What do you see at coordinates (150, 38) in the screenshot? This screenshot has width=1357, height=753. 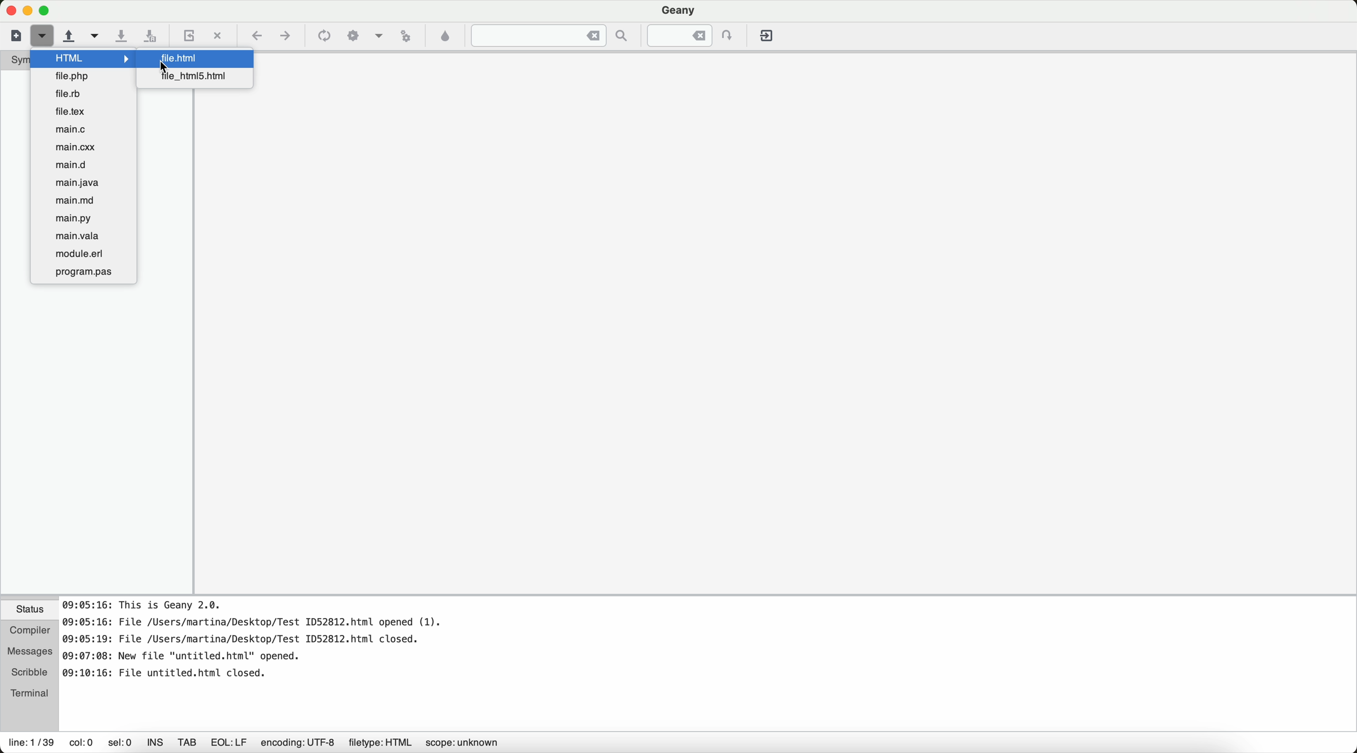 I see `save all open files` at bounding box center [150, 38].